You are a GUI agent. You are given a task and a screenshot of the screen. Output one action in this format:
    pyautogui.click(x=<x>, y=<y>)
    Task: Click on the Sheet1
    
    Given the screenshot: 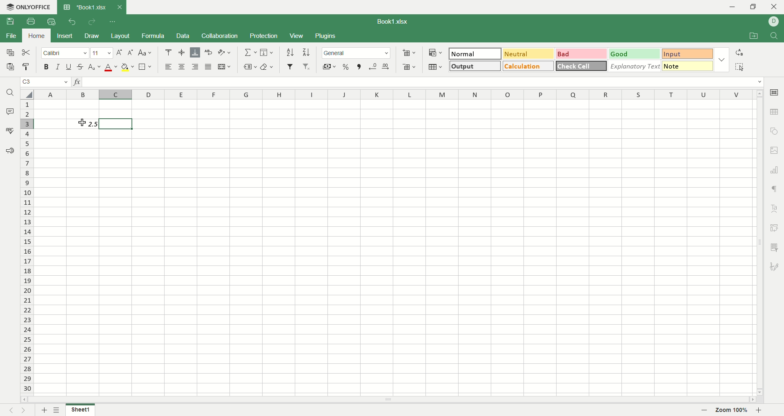 What is the action you would take?
    pyautogui.click(x=82, y=410)
    